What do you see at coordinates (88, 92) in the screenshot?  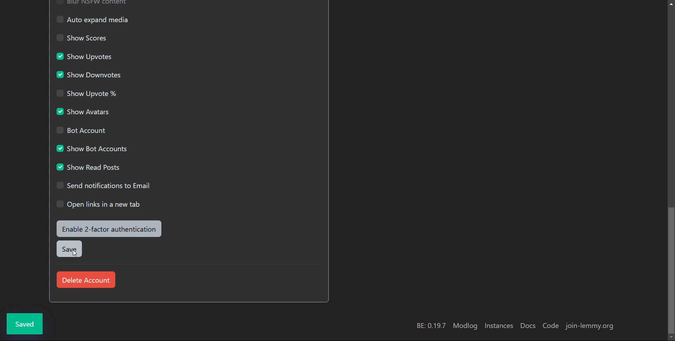 I see `show upvote %` at bounding box center [88, 92].